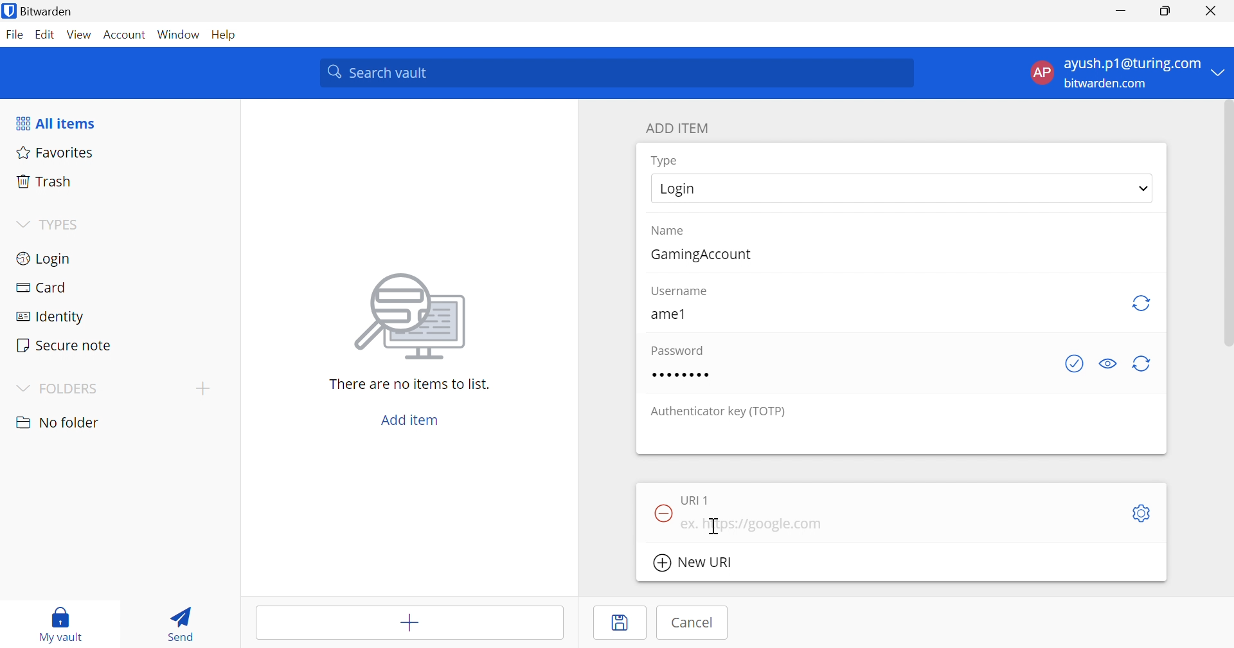 The image size is (1234, 648). Describe the element at coordinates (413, 316) in the screenshot. I see `Image` at that location.